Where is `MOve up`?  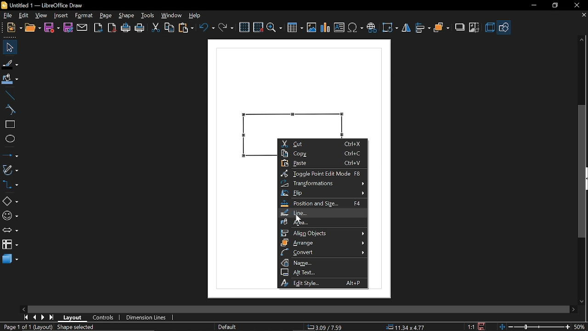 MOve up is located at coordinates (582, 40).